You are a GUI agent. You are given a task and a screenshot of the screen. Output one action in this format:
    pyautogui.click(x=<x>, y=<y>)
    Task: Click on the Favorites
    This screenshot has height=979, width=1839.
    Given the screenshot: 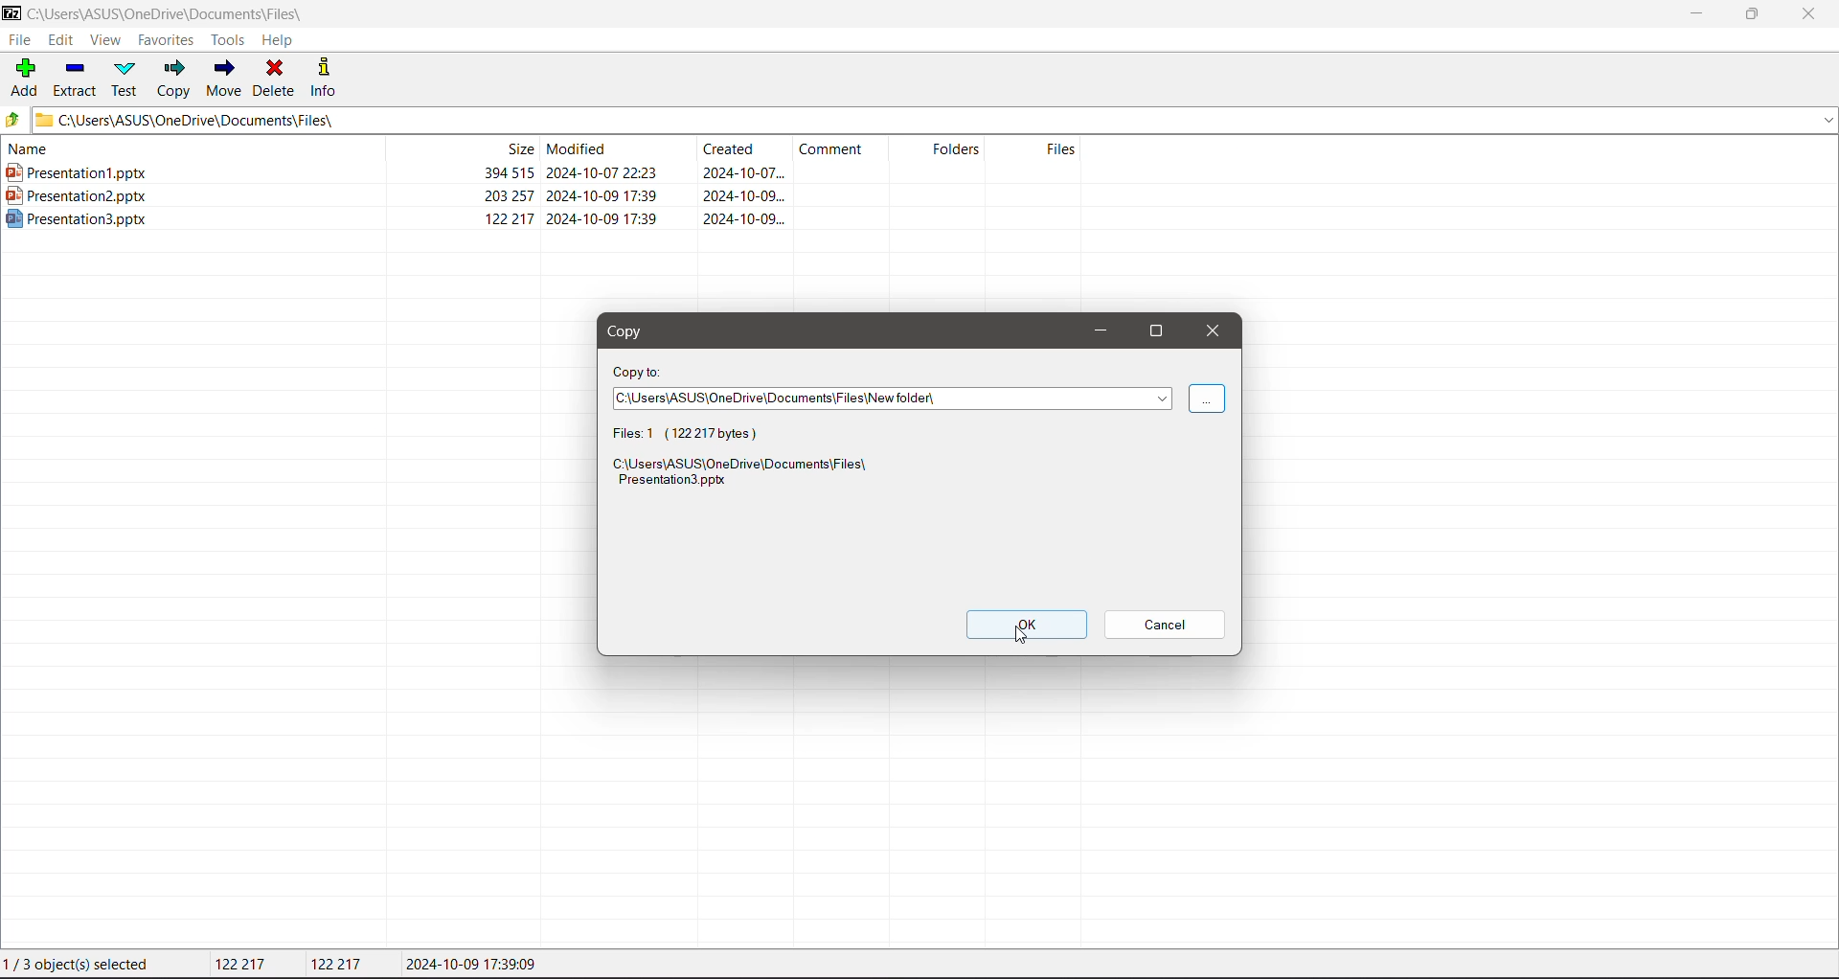 What is the action you would take?
    pyautogui.click(x=167, y=39)
    